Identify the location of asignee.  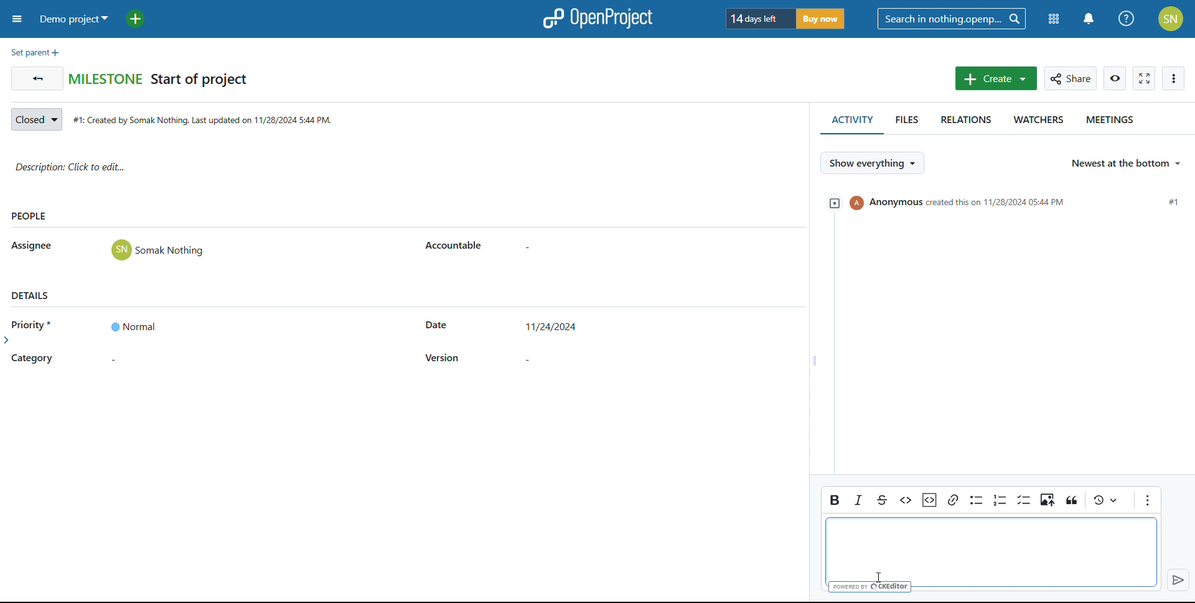
(33, 246).